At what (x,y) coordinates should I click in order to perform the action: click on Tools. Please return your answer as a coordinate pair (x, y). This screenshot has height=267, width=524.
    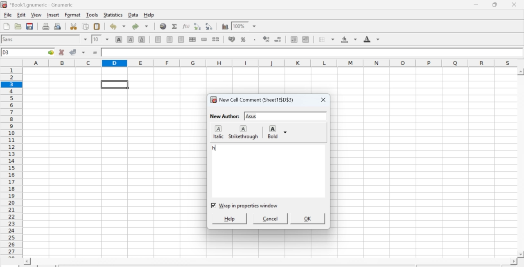
    Looking at the image, I should click on (93, 15).